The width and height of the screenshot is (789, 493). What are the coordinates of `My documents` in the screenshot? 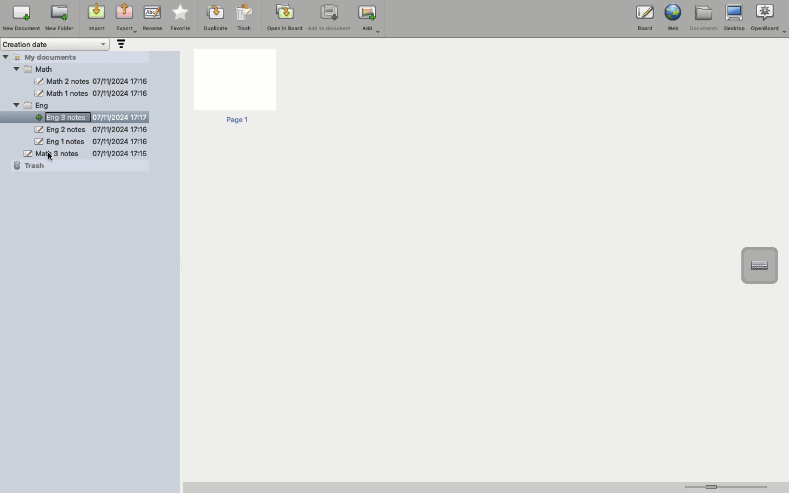 It's located at (53, 56).